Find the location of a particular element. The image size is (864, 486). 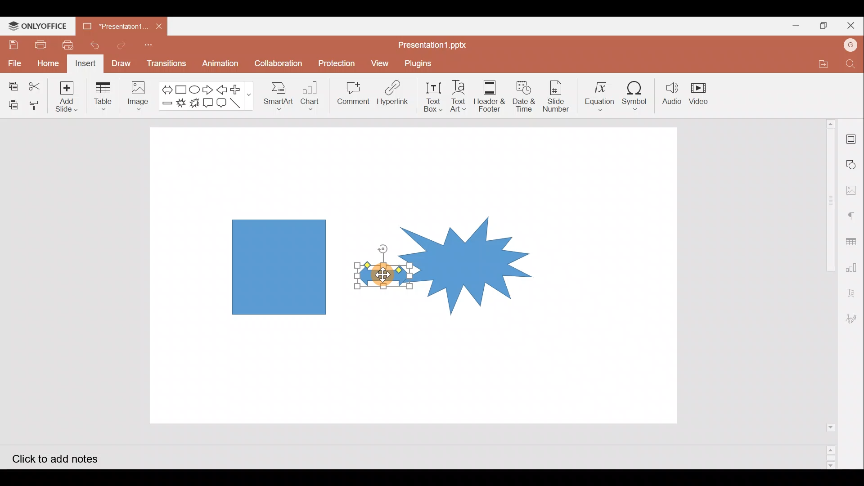

Chart settings is located at coordinates (854, 266).